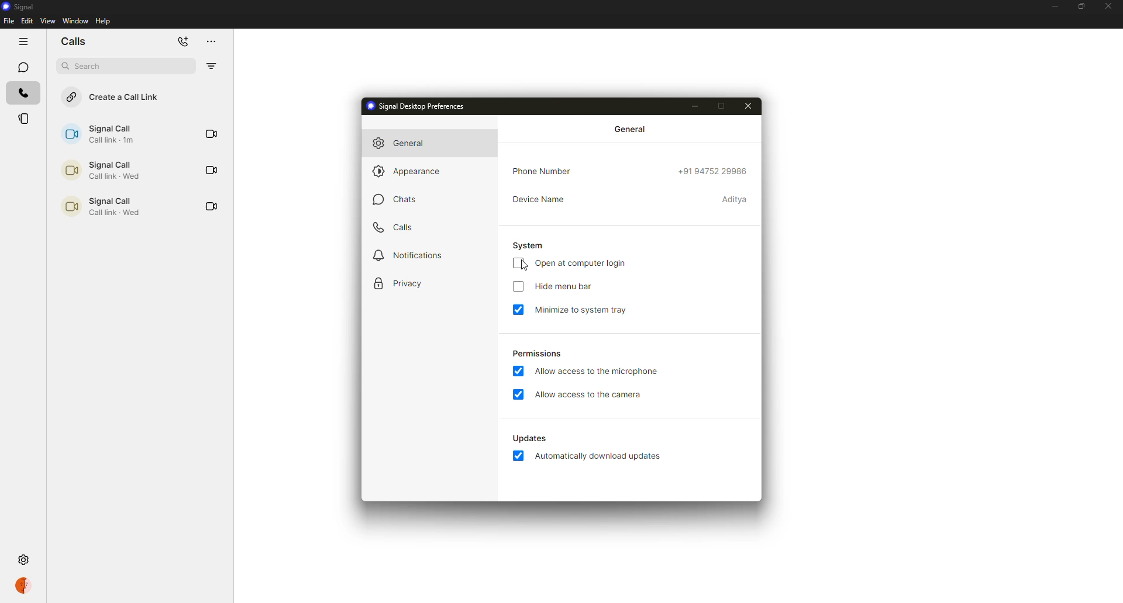 This screenshot has height=603, width=1123. I want to click on general, so click(632, 130).